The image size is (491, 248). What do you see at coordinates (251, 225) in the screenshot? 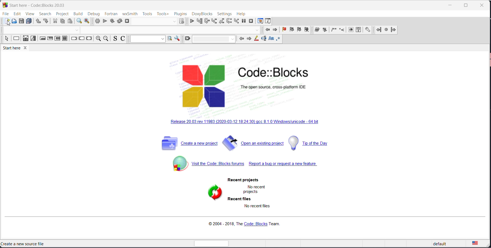
I see `©2004 - 2018, The Code: Blocks Team` at bounding box center [251, 225].